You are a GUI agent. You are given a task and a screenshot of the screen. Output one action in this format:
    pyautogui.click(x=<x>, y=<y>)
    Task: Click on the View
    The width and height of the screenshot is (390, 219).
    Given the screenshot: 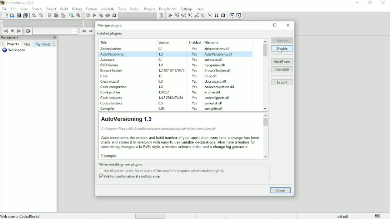 What is the action you would take?
    pyautogui.click(x=24, y=9)
    